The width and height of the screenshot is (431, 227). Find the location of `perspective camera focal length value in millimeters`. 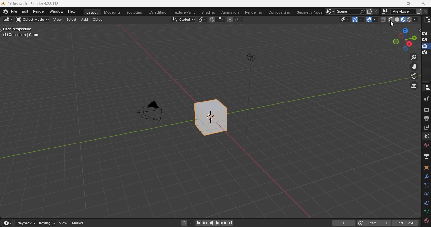

perspective camera focal length value in millimeters is located at coordinates (152, 110).